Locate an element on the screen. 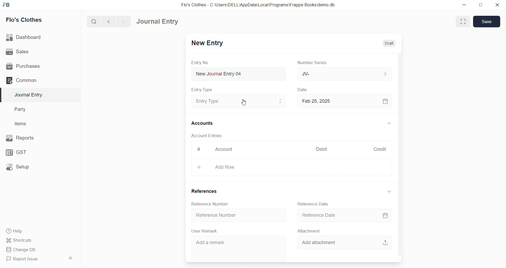  Reports is located at coordinates (37, 137).